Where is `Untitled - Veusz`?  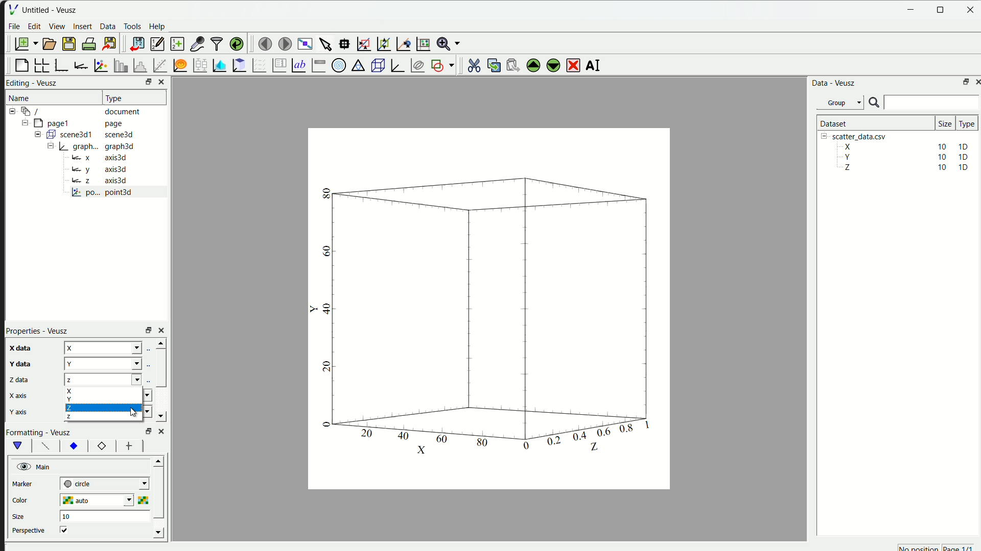 Untitled - Veusz is located at coordinates (52, 9).